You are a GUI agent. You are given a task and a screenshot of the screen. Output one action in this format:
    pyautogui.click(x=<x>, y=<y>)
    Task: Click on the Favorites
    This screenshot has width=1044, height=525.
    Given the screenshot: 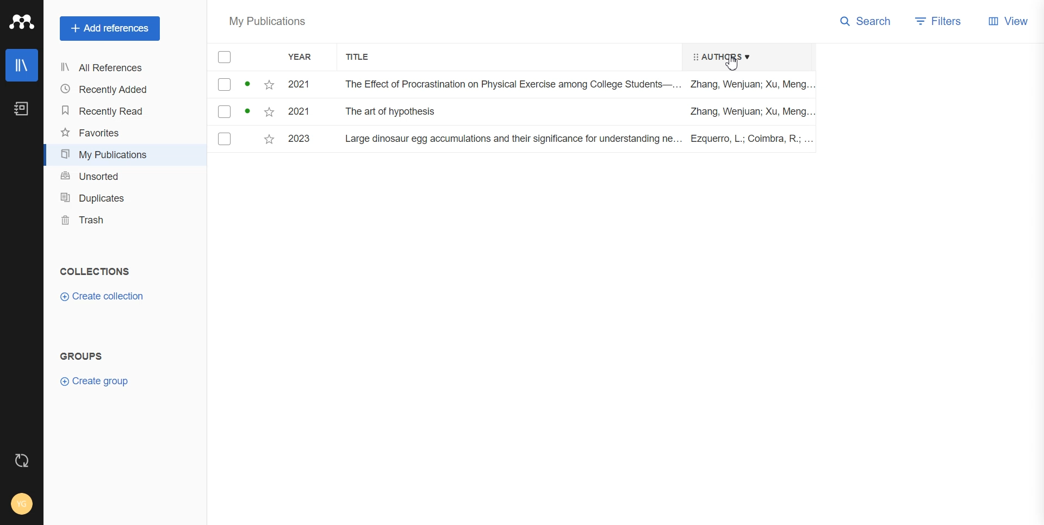 What is the action you would take?
    pyautogui.click(x=268, y=140)
    